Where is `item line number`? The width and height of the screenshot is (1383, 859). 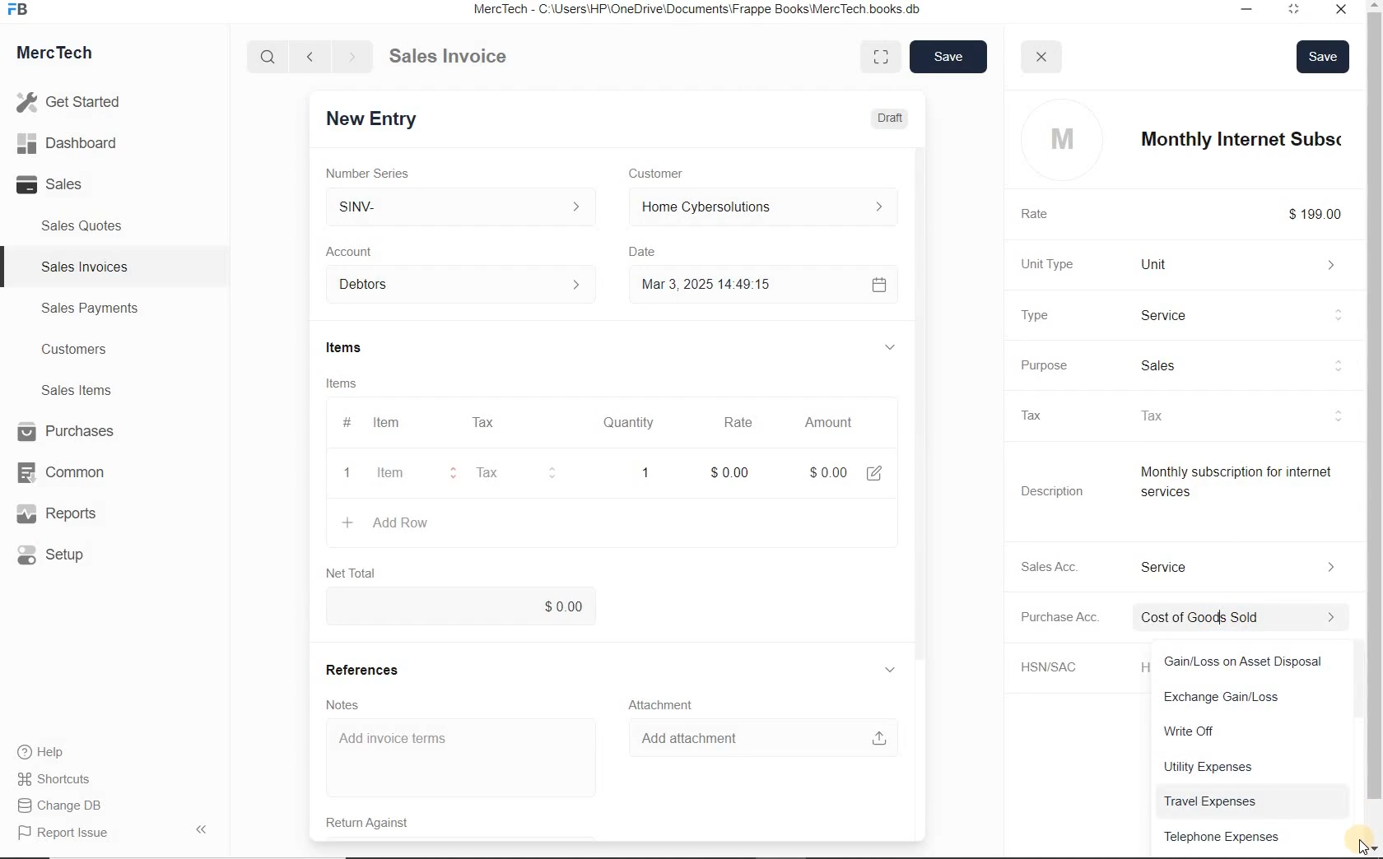 item line number is located at coordinates (351, 450).